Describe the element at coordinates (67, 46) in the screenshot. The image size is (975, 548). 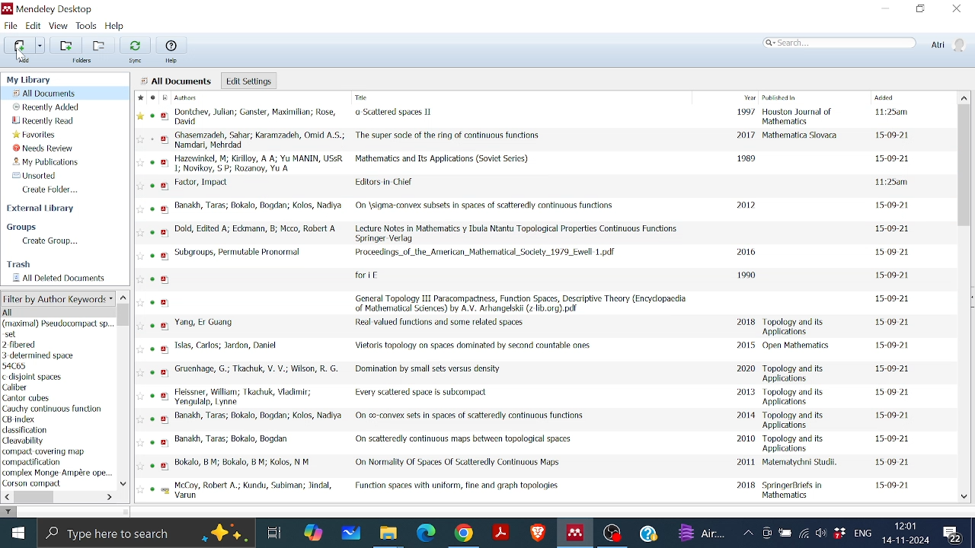
I see `Add folder` at that location.